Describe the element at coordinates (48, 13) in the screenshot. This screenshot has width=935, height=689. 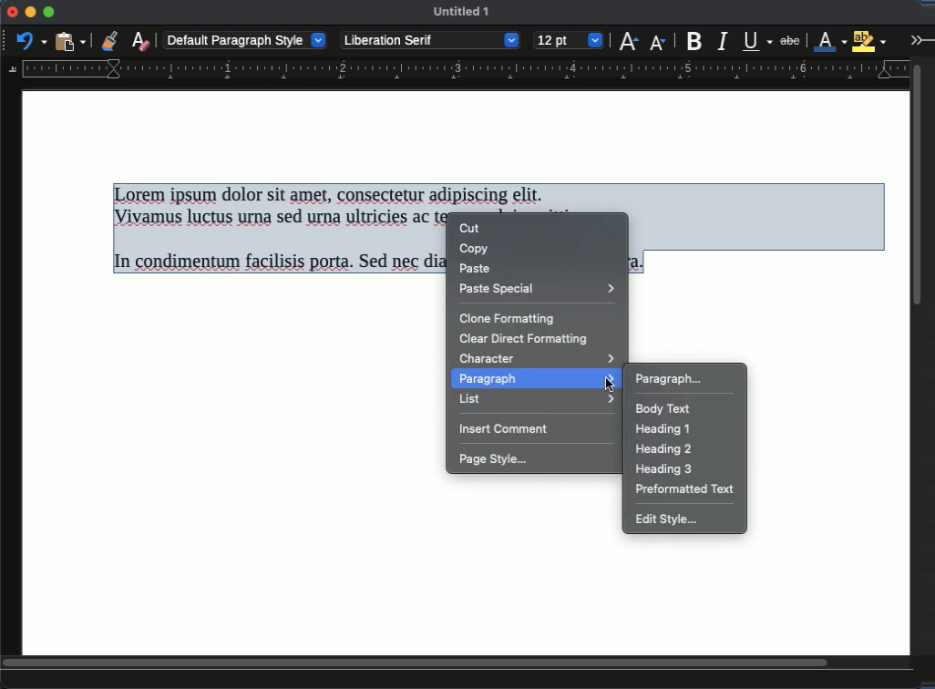
I see `maximize ` at that location.